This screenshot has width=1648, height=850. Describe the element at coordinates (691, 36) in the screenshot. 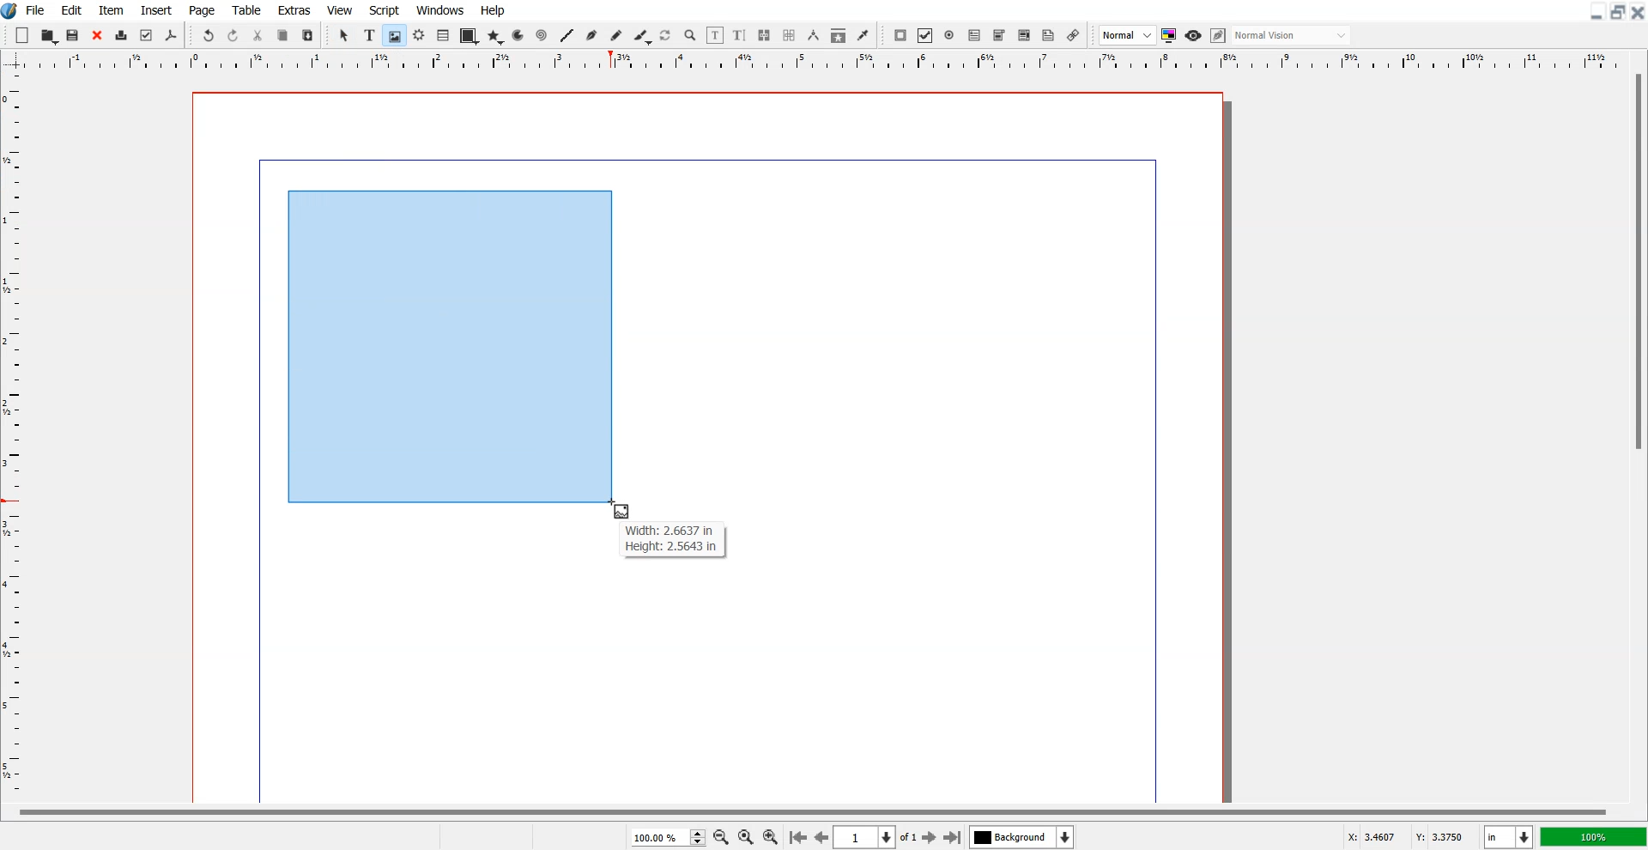

I see `Zoom in or Out` at that location.